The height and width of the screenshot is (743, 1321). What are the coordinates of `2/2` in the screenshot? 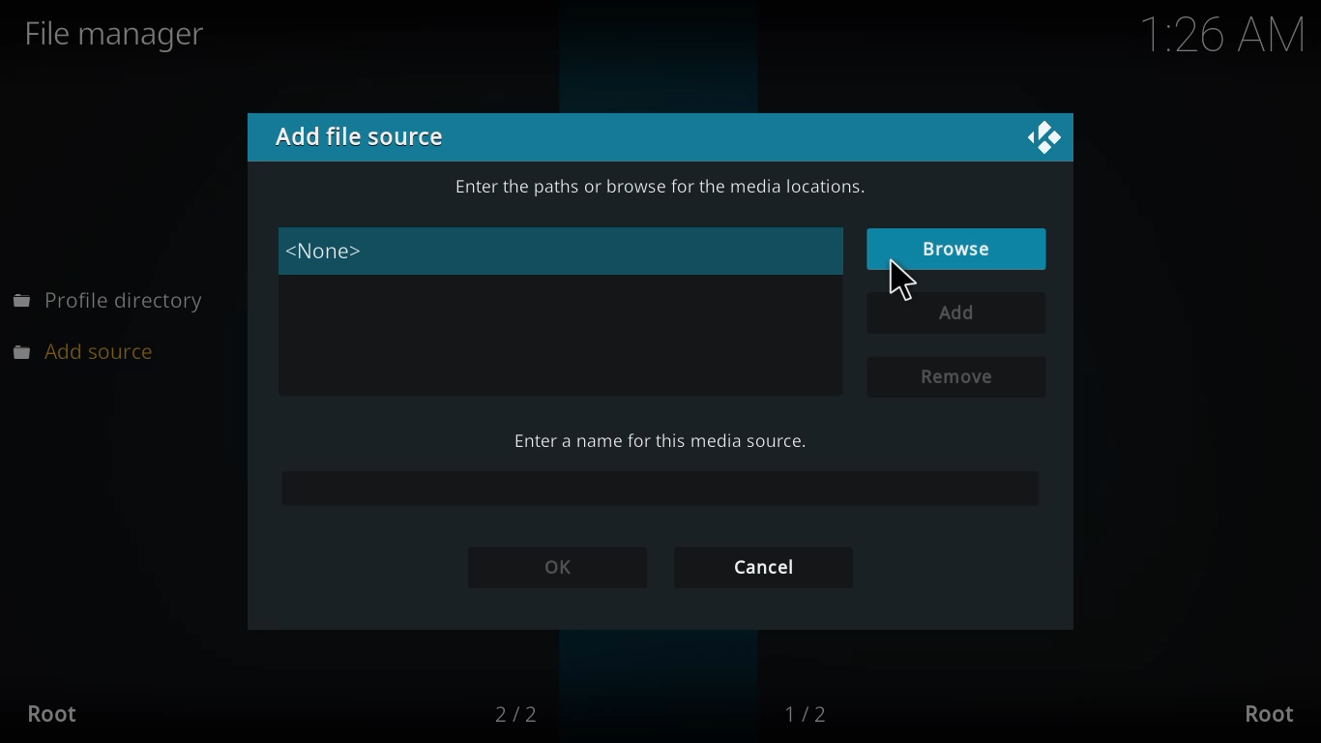 It's located at (519, 714).